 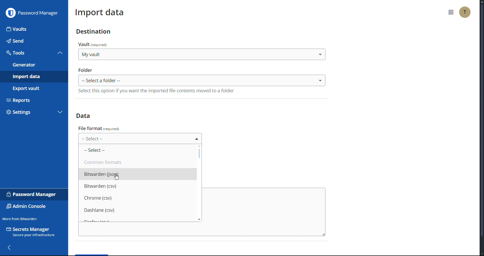 What do you see at coordinates (10, 247) in the screenshot?
I see `back` at bounding box center [10, 247].